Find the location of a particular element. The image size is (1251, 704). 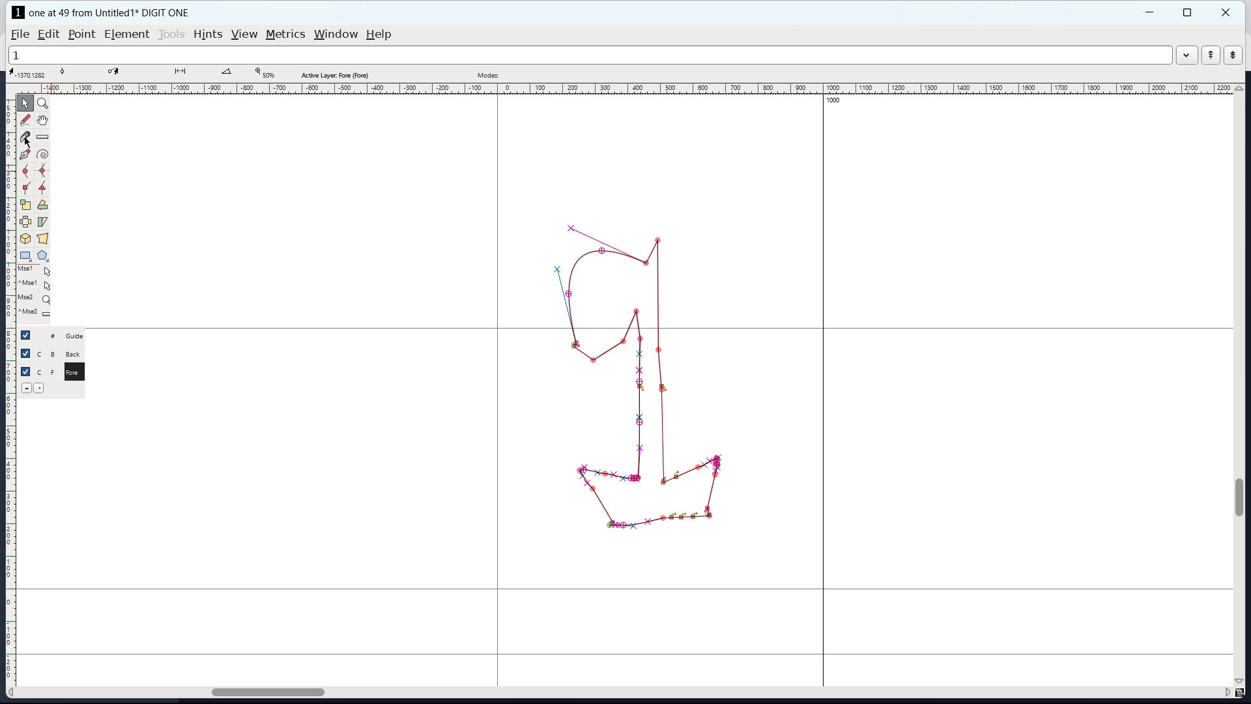

add new layer is located at coordinates (41, 387).